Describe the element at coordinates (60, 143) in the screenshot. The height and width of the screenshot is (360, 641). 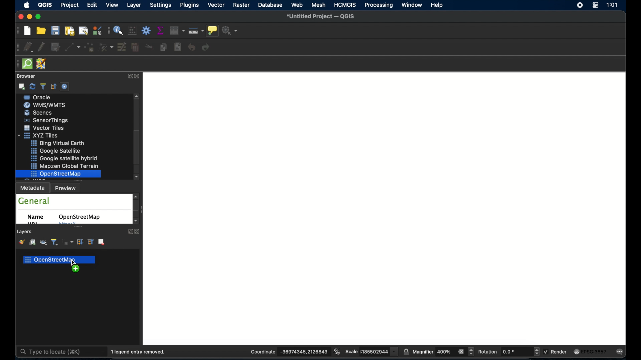
I see `sensor things` at that location.